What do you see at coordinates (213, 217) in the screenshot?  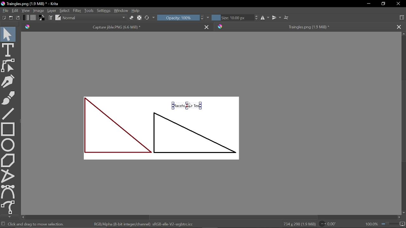 I see `Horizontal scrollbar` at bounding box center [213, 217].